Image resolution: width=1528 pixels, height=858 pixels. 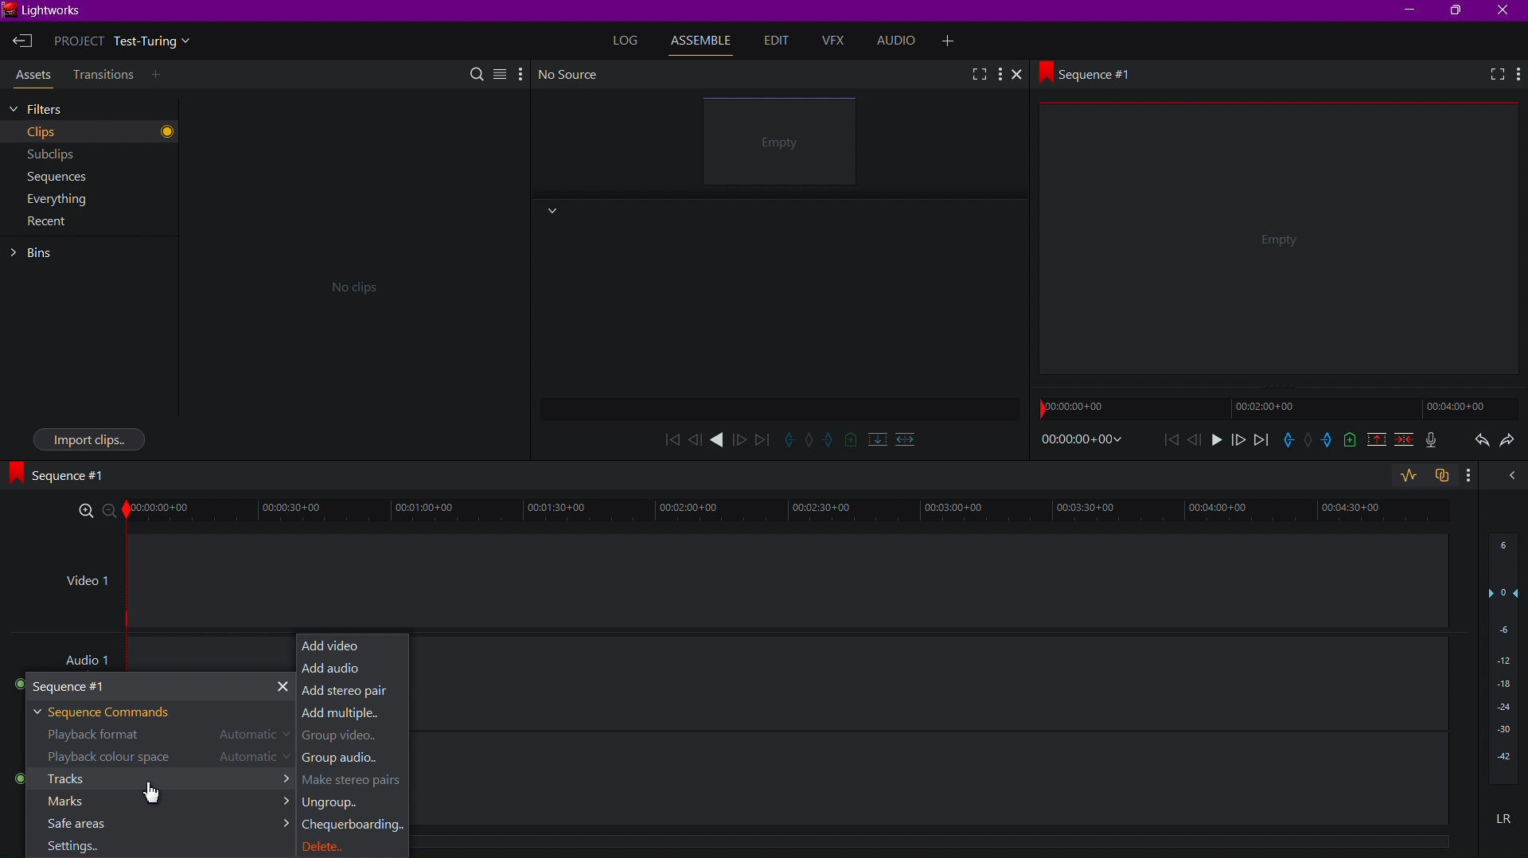 What do you see at coordinates (251, 736) in the screenshot?
I see `automatic` at bounding box center [251, 736].